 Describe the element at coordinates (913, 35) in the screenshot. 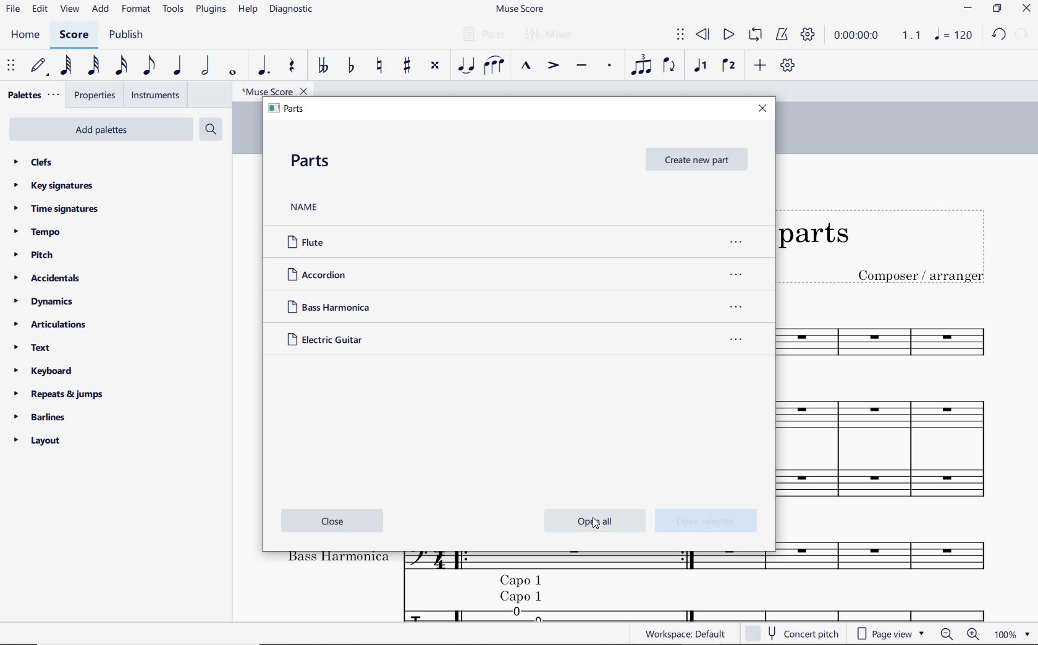

I see `Playback speed` at that location.